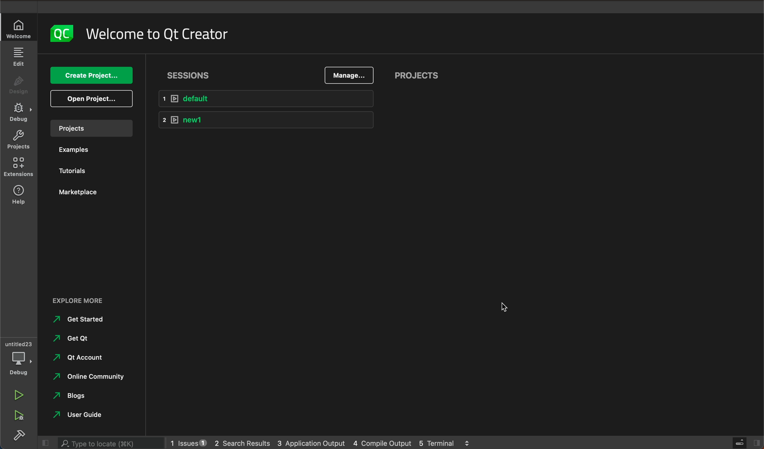  Describe the element at coordinates (504, 306) in the screenshot. I see `cursor` at that location.